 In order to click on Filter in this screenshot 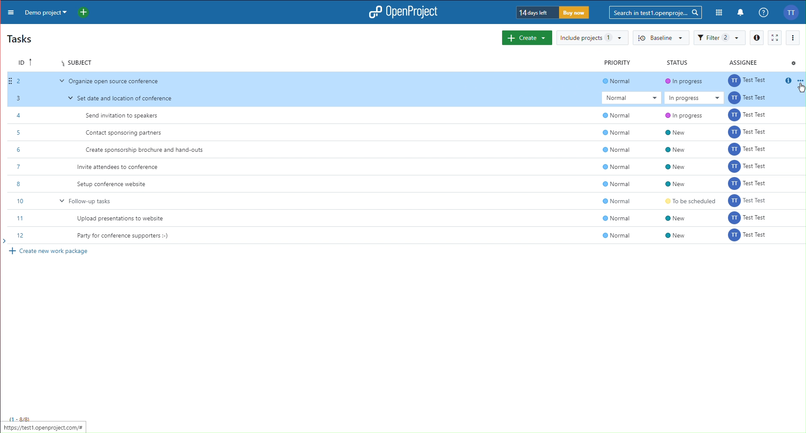, I will do `click(719, 38)`.